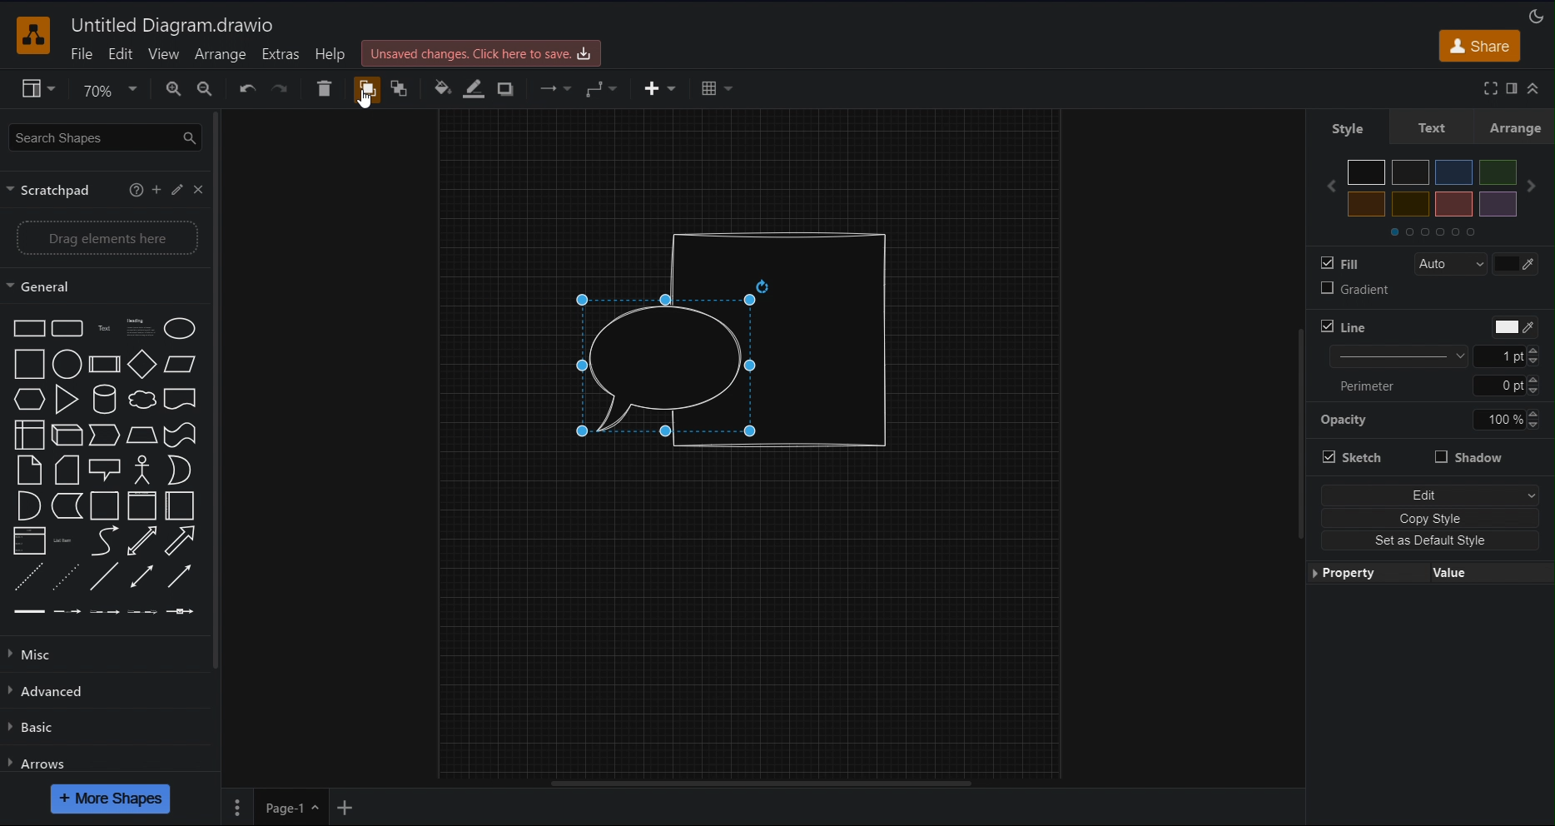 Image resolution: width=1555 pixels, height=826 pixels. What do you see at coordinates (30, 399) in the screenshot?
I see `Hexagon` at bounding box center [30, 399].